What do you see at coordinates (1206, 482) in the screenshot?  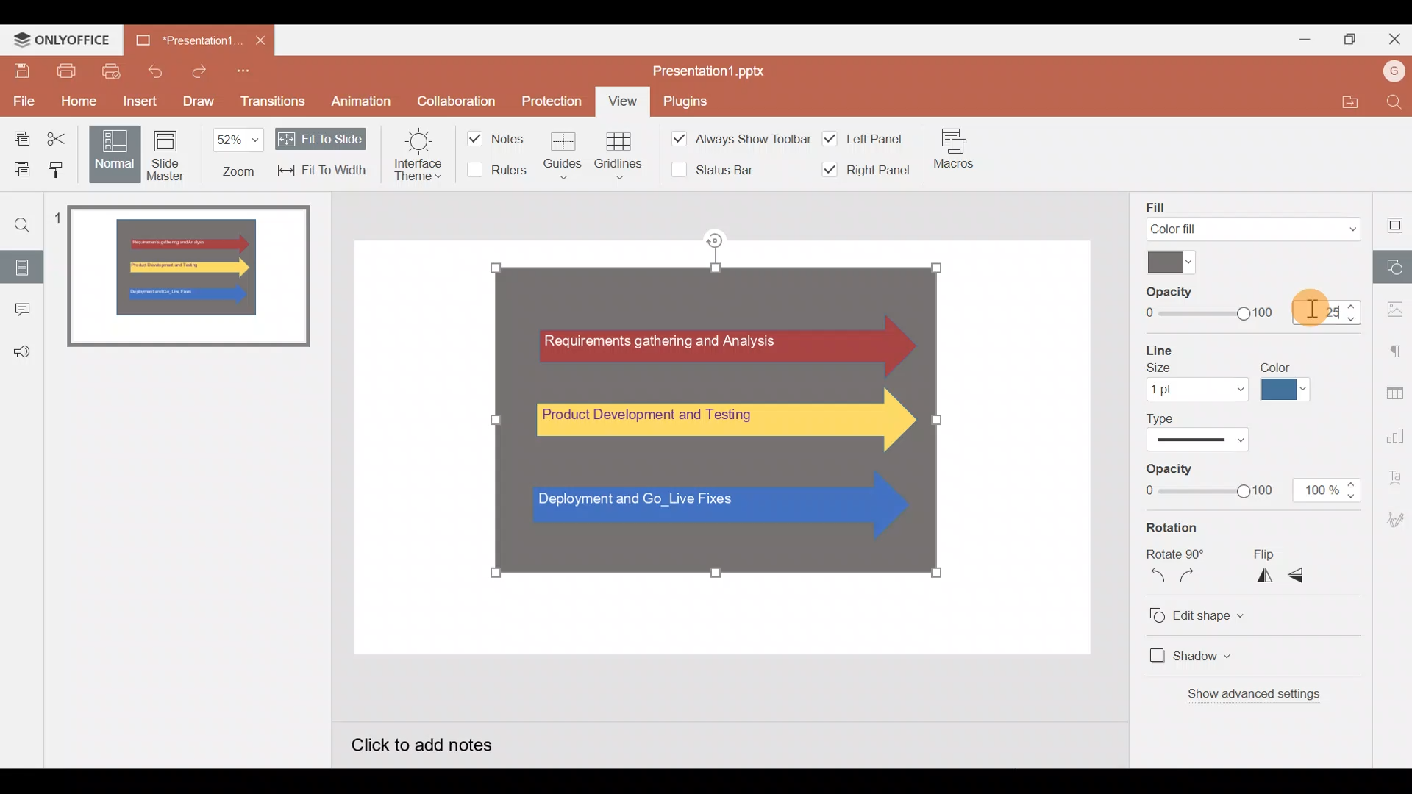 I see `Opacity level slider` at bounding box center [1206, 482].